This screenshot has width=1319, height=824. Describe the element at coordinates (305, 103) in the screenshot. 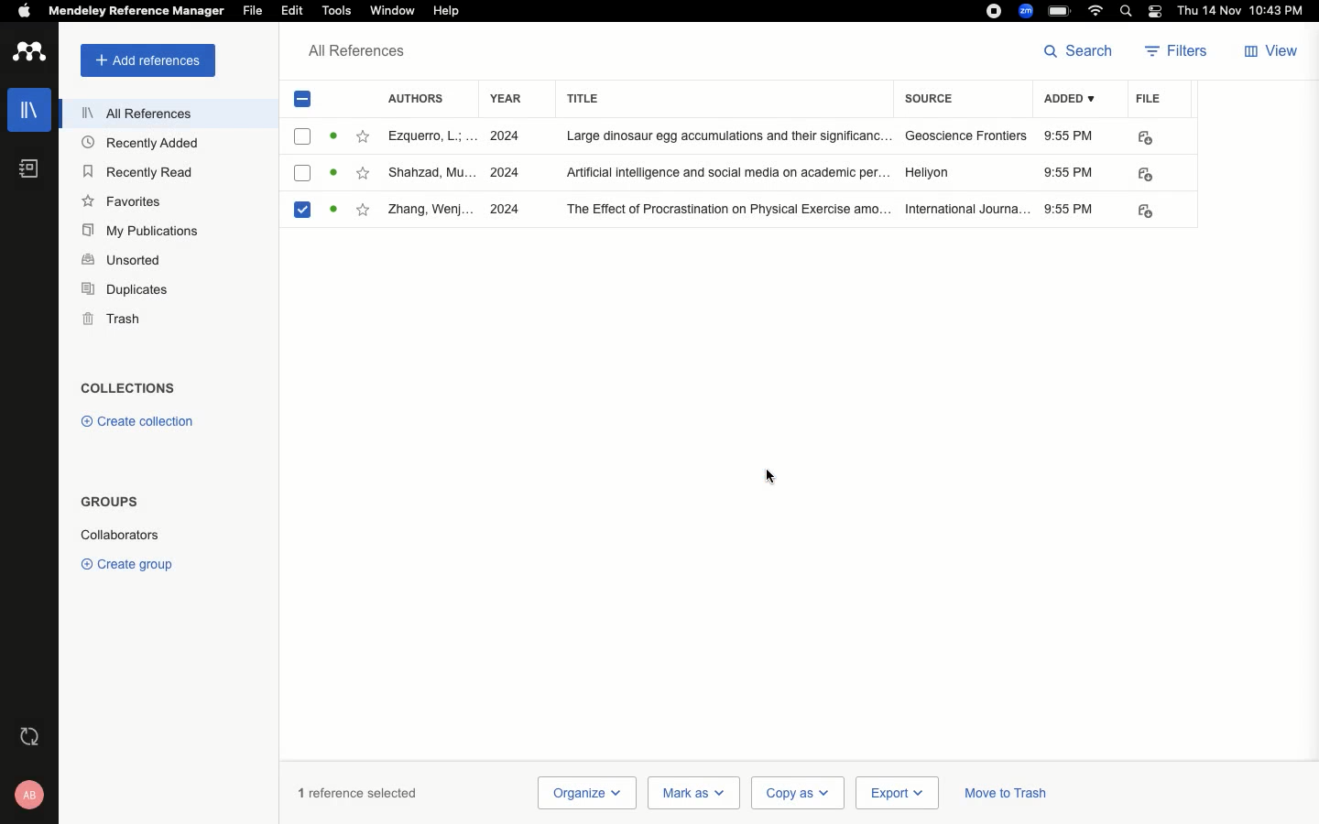

I see `Remove selection` at that location.